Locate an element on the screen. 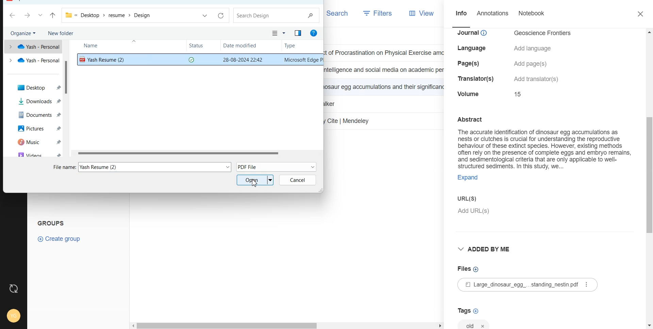  Add File is located at coordinates (468, 269).